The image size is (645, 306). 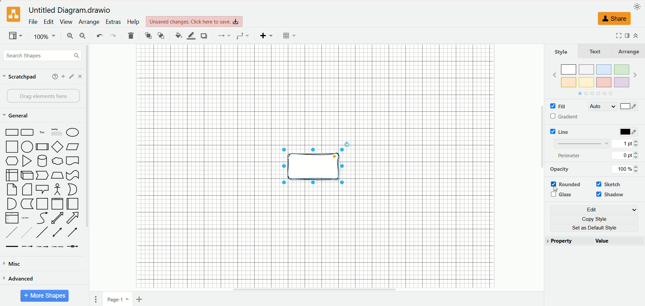 I want to click on logo, so click(x=12, y=15).